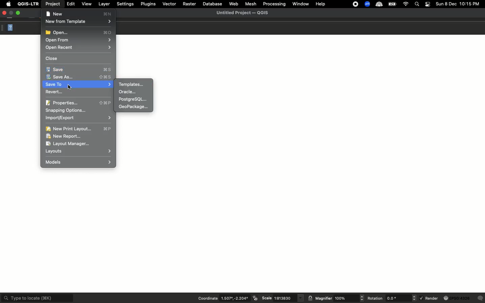 Image resolution: width=485 pixels, height=303 pixels. What do you see at coordinates (311, 298) in the screenshot?
I see `lock` at bounding box center [311, 298].